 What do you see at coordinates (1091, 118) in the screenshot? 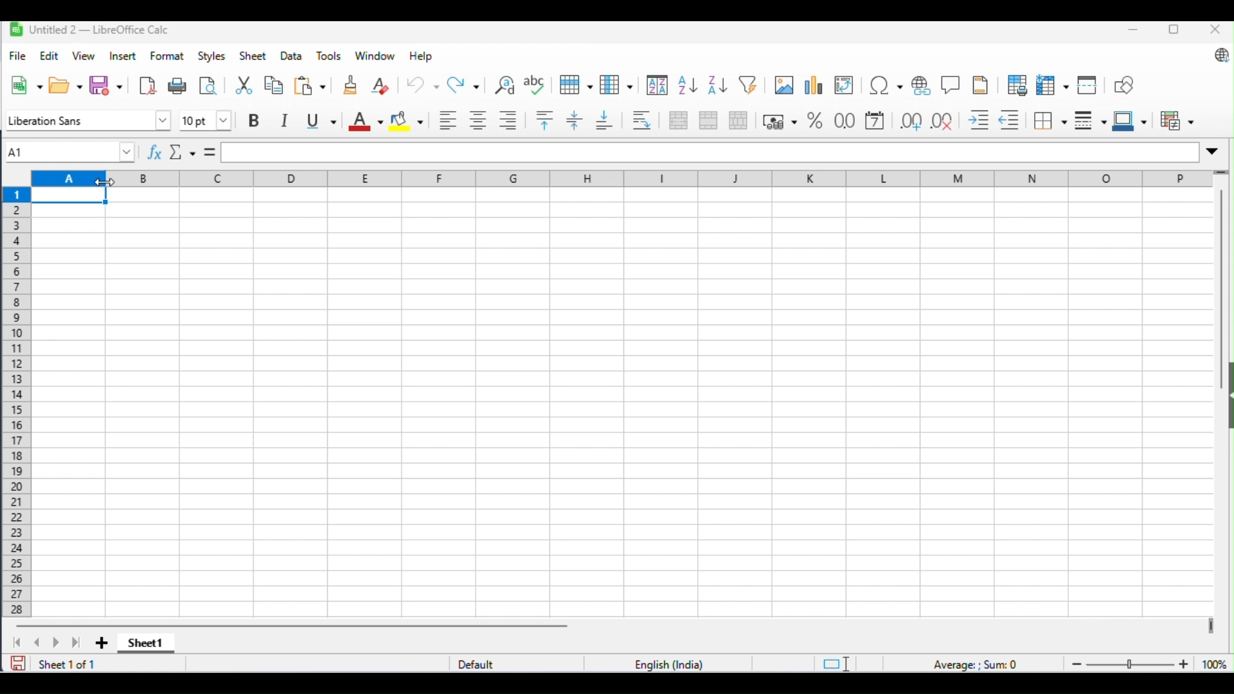
I see `border style` at bounding box center [1091, 118].